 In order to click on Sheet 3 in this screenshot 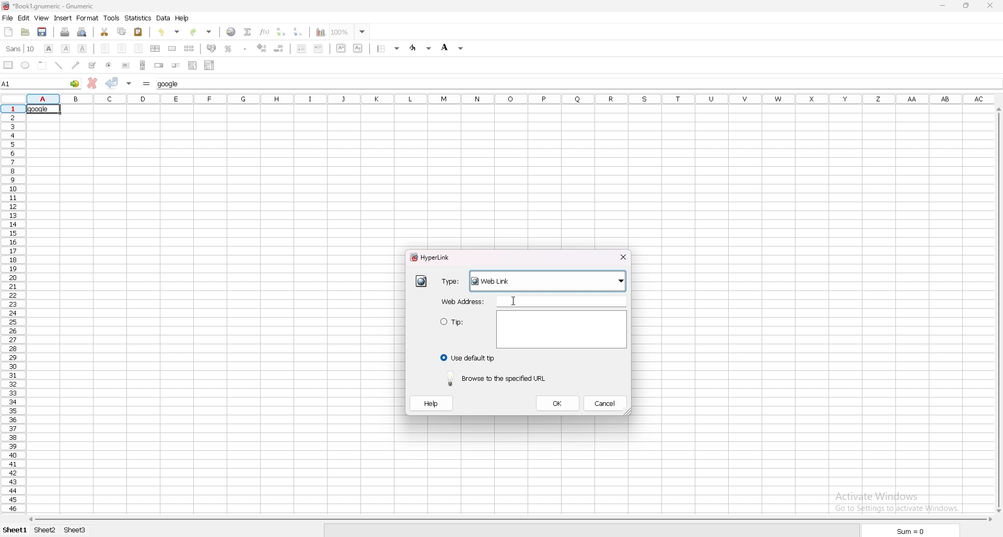, I will do `click(95, 532)`.